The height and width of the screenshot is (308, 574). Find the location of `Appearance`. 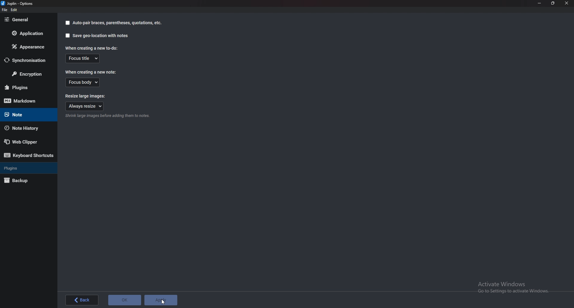

Appearance is located at coordinates (27, 47).